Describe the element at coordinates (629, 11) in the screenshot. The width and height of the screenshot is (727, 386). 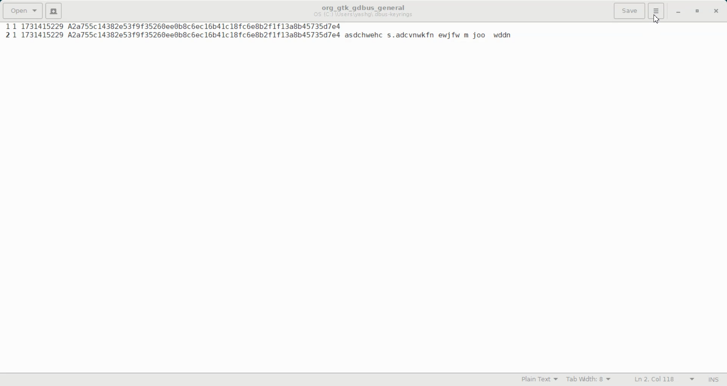
I see `Save` at that location.